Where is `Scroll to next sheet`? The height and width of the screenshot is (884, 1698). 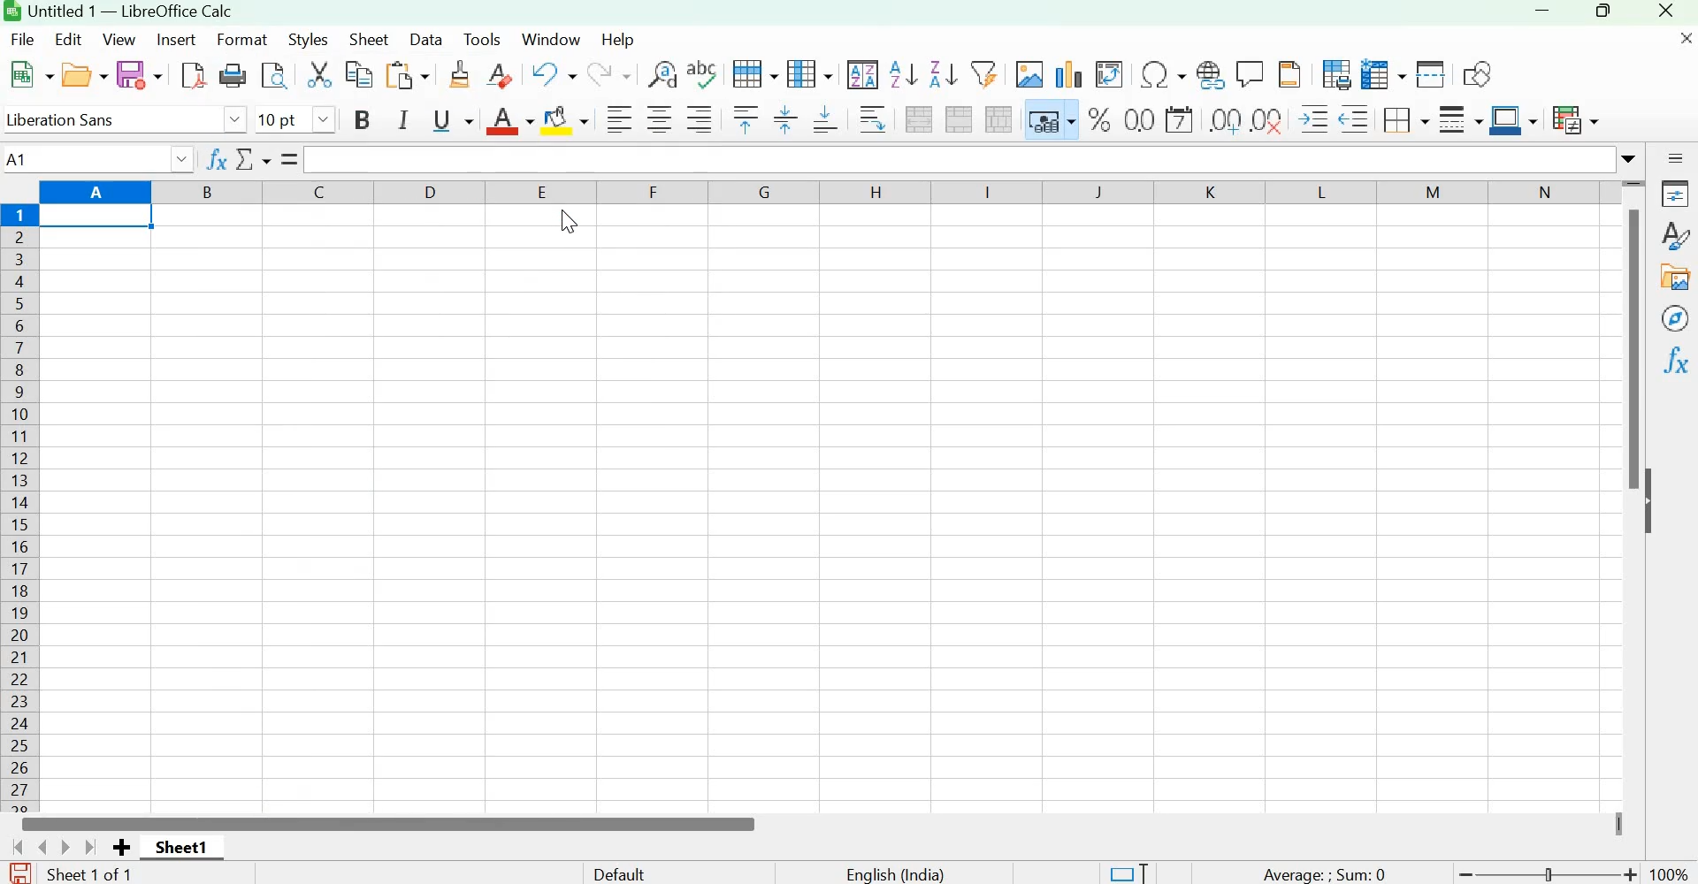 Scroll to next sheet is located at coordinates (67, 847).